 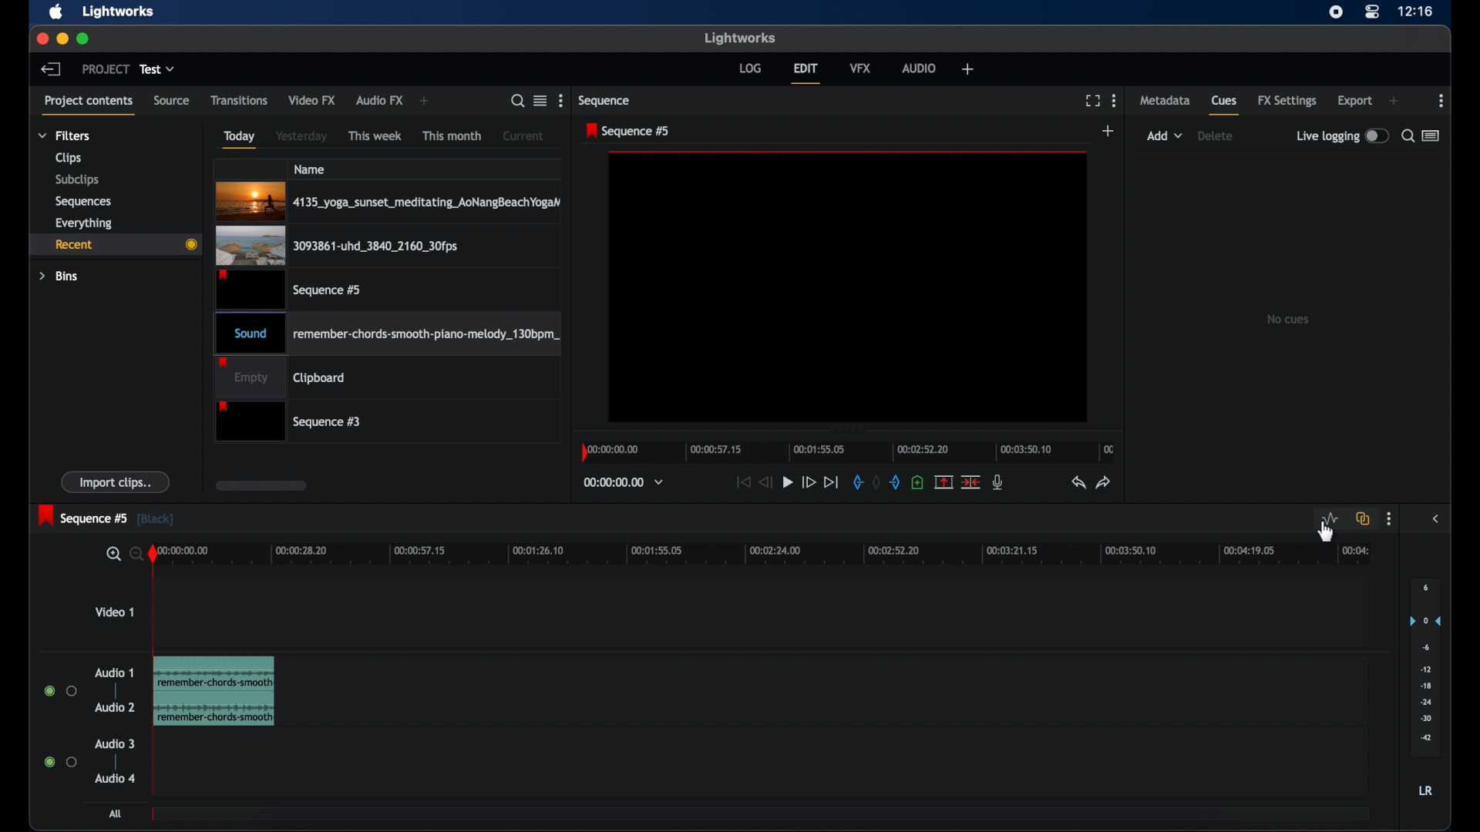 What do you see at coordinates (896, 483) in the screenshot?
I see `out mark` at bounding box center [896, 483].